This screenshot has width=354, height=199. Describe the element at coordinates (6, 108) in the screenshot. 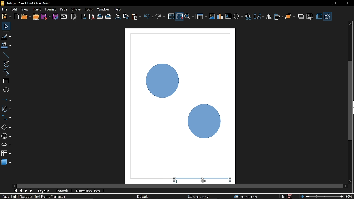

I see `Curves and polygons` at that location.